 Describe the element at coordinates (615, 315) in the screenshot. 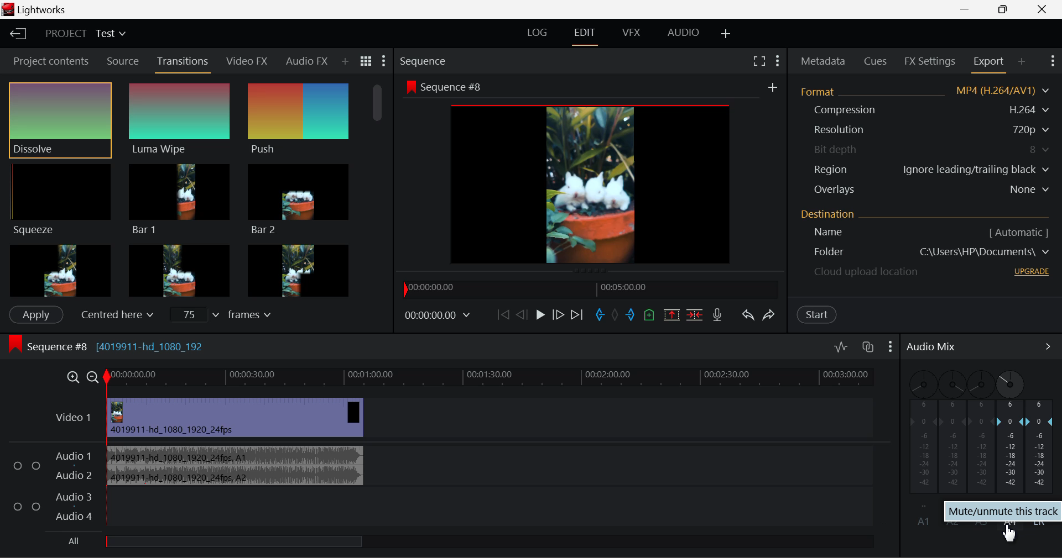

I see `Remove all marks` at that location.